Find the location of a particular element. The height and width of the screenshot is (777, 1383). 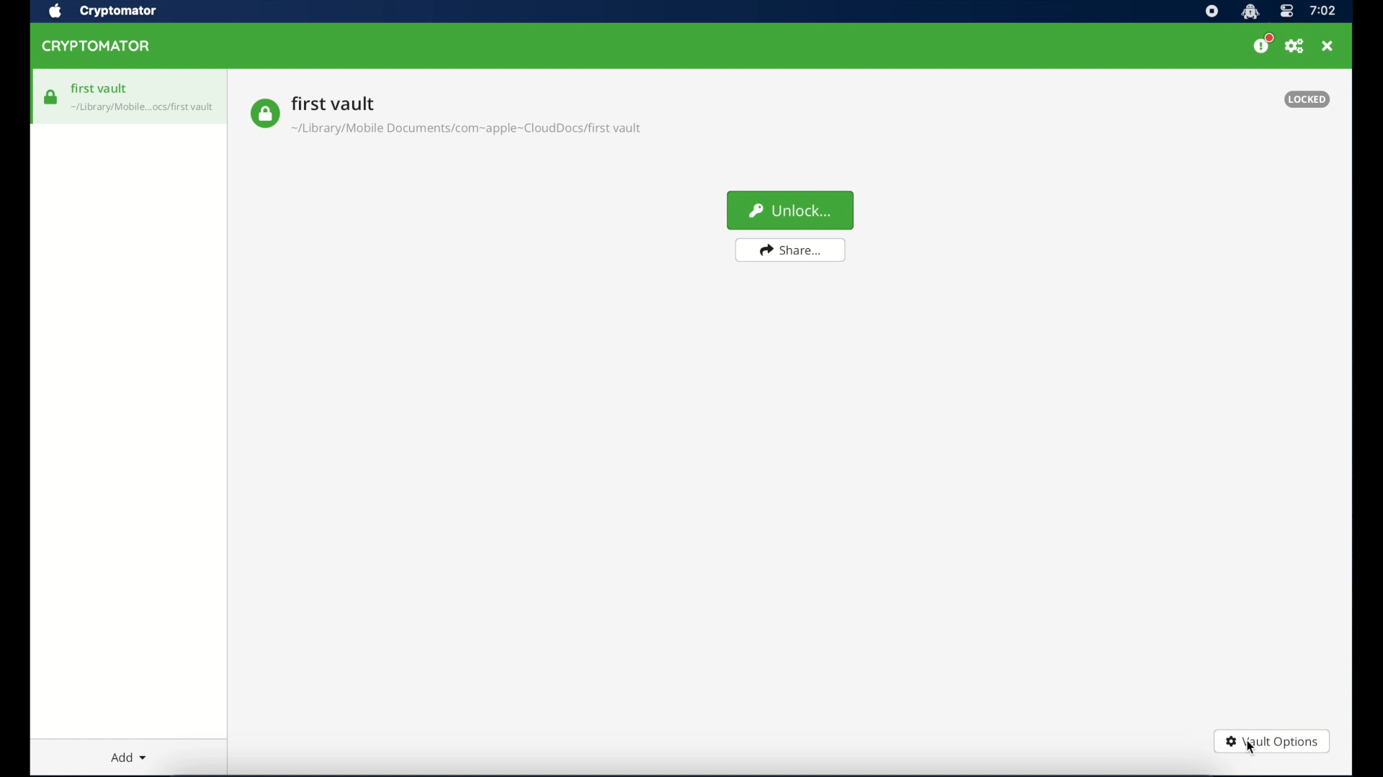

share is located at coordinates (790, 250).